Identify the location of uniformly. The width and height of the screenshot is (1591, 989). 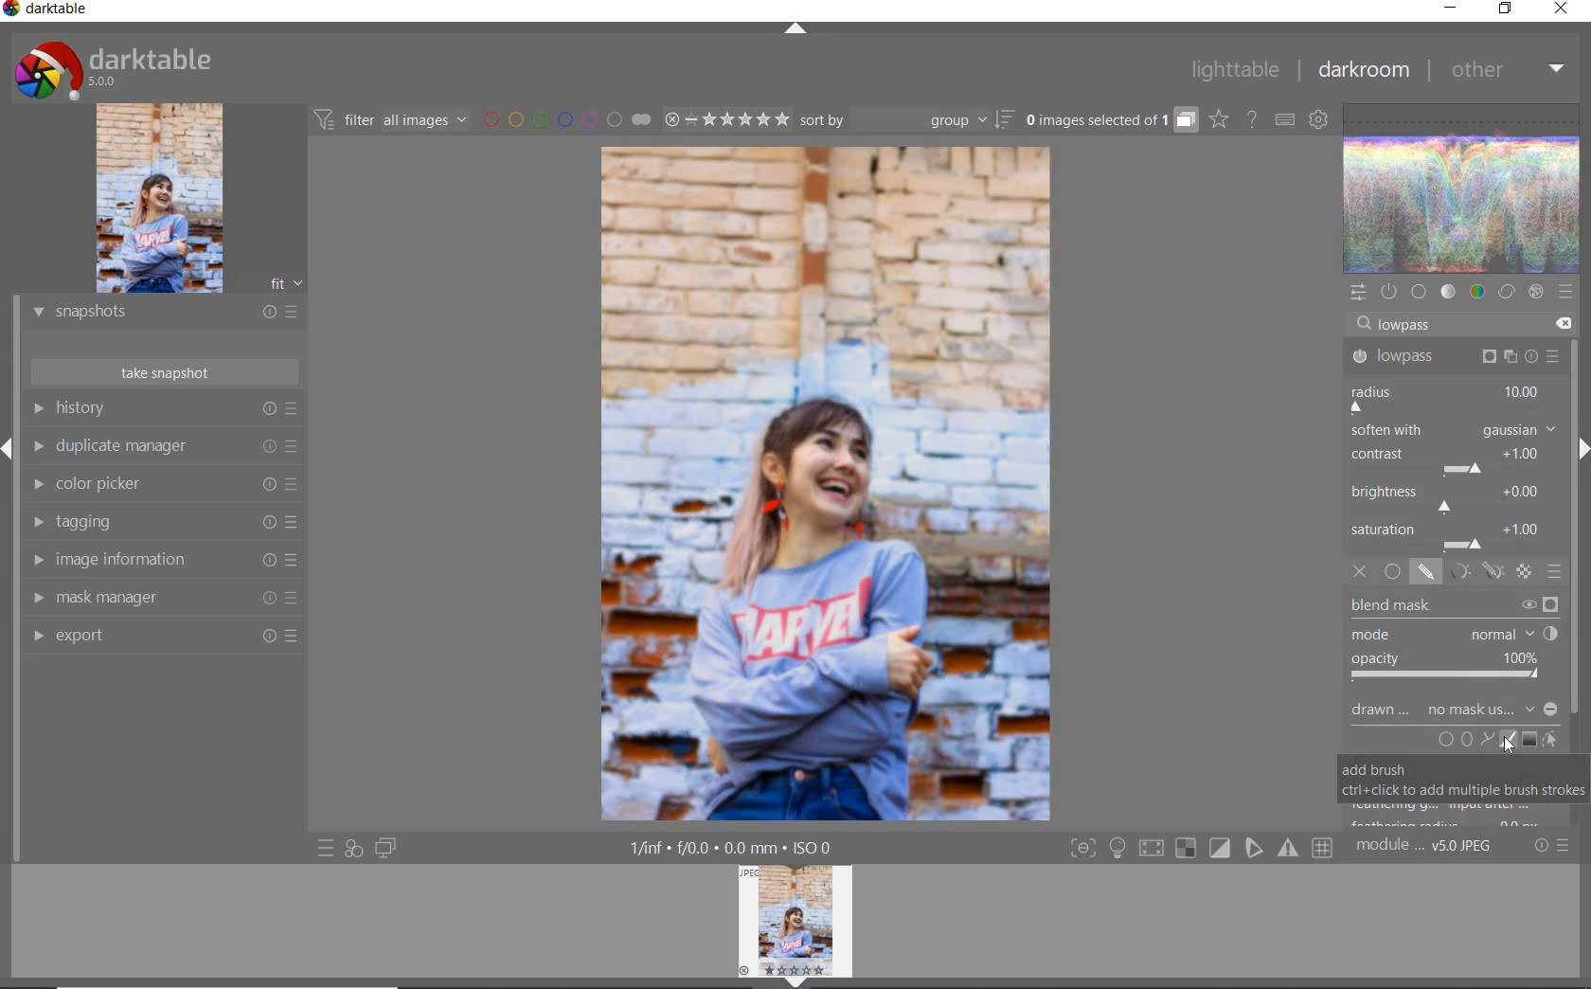
(1392, 572).